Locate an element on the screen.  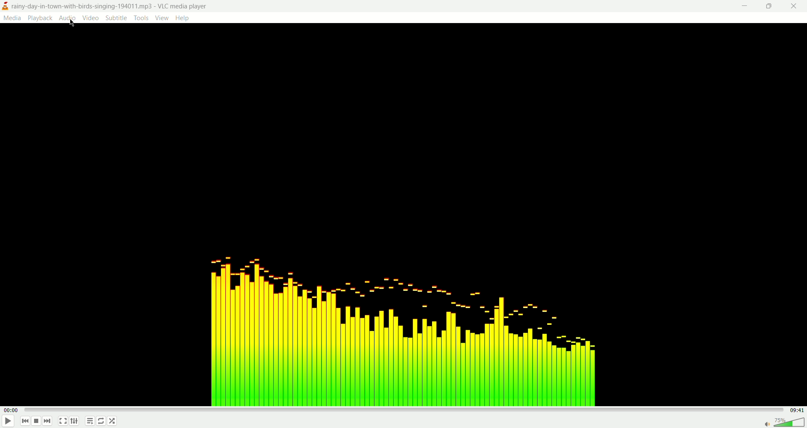
playback is located at coordinates (41, 17).